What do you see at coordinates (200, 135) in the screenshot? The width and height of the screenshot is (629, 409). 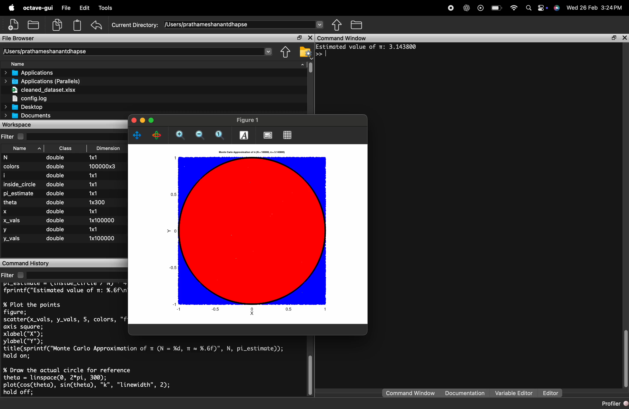 I see `Zoom out` at bounding box center [200, 135].